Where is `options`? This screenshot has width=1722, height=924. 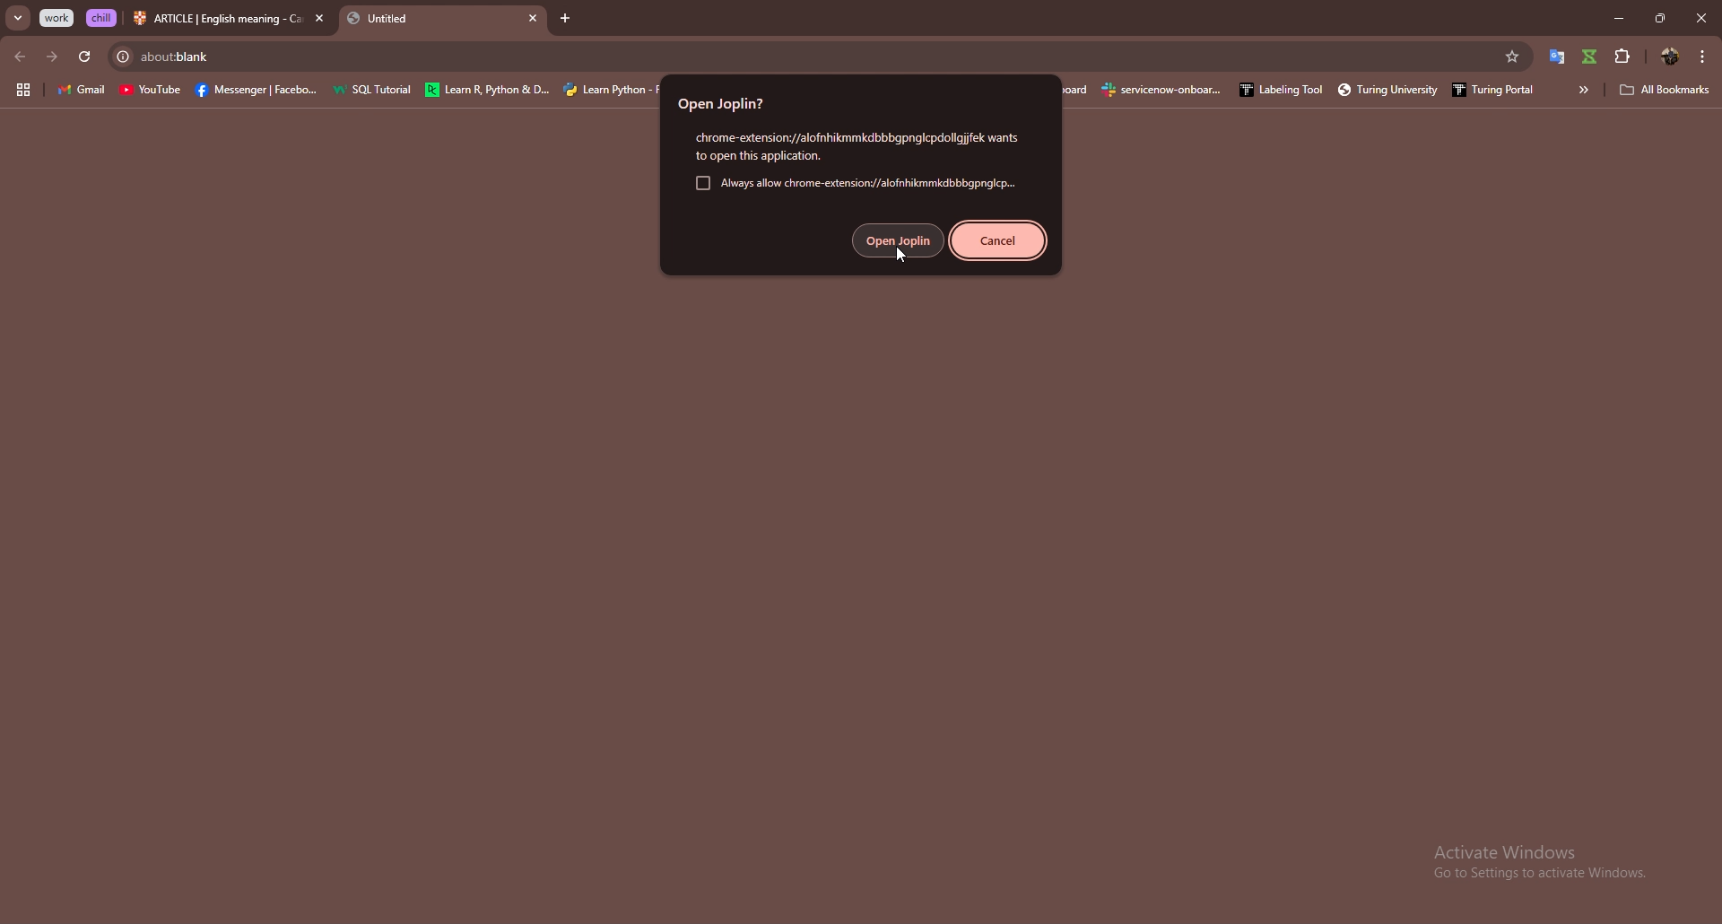 options is located at coordinates (1703, 56).